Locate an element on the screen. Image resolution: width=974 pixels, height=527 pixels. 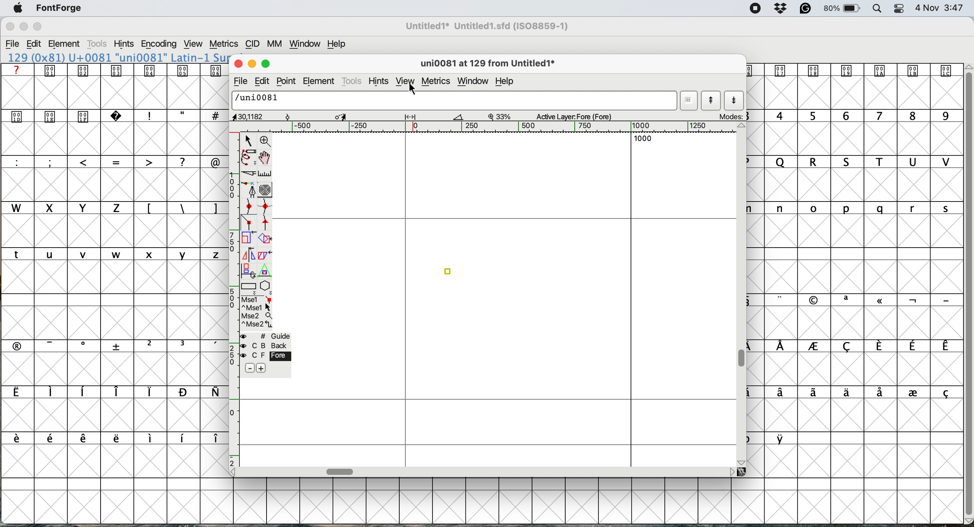
rotate the selection in 3d is located at coordinates (249, 270).